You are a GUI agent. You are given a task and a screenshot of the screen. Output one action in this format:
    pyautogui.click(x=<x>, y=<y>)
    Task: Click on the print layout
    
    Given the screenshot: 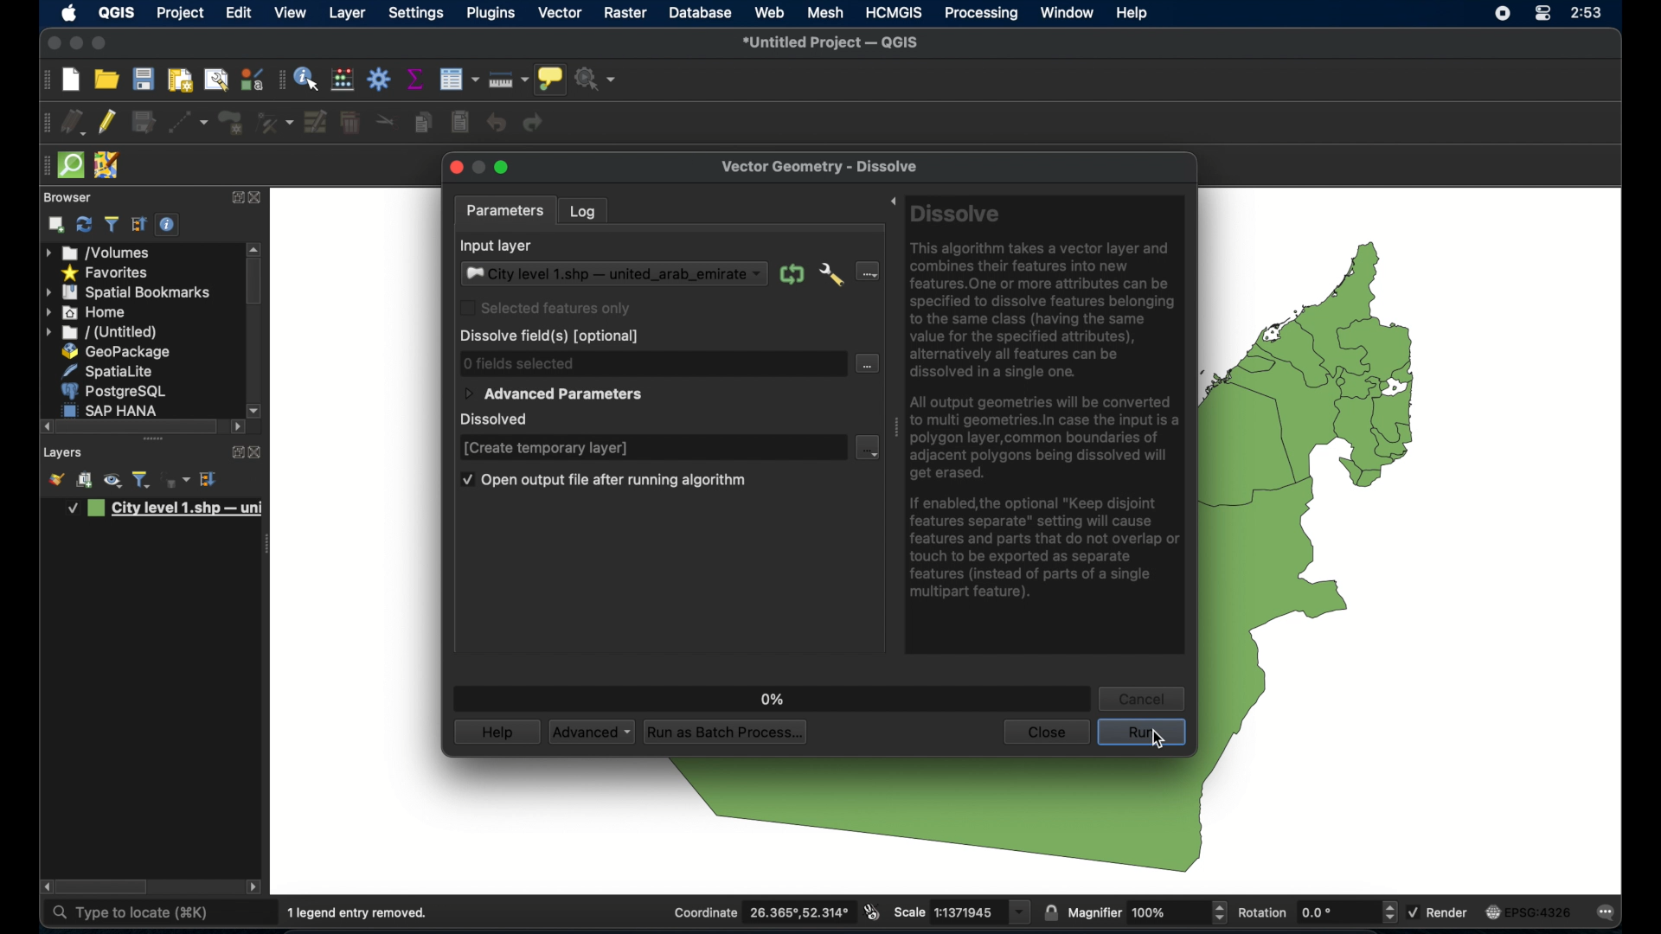 What is the action you would take?
    pyautogui.click(x=178, y=81)
    